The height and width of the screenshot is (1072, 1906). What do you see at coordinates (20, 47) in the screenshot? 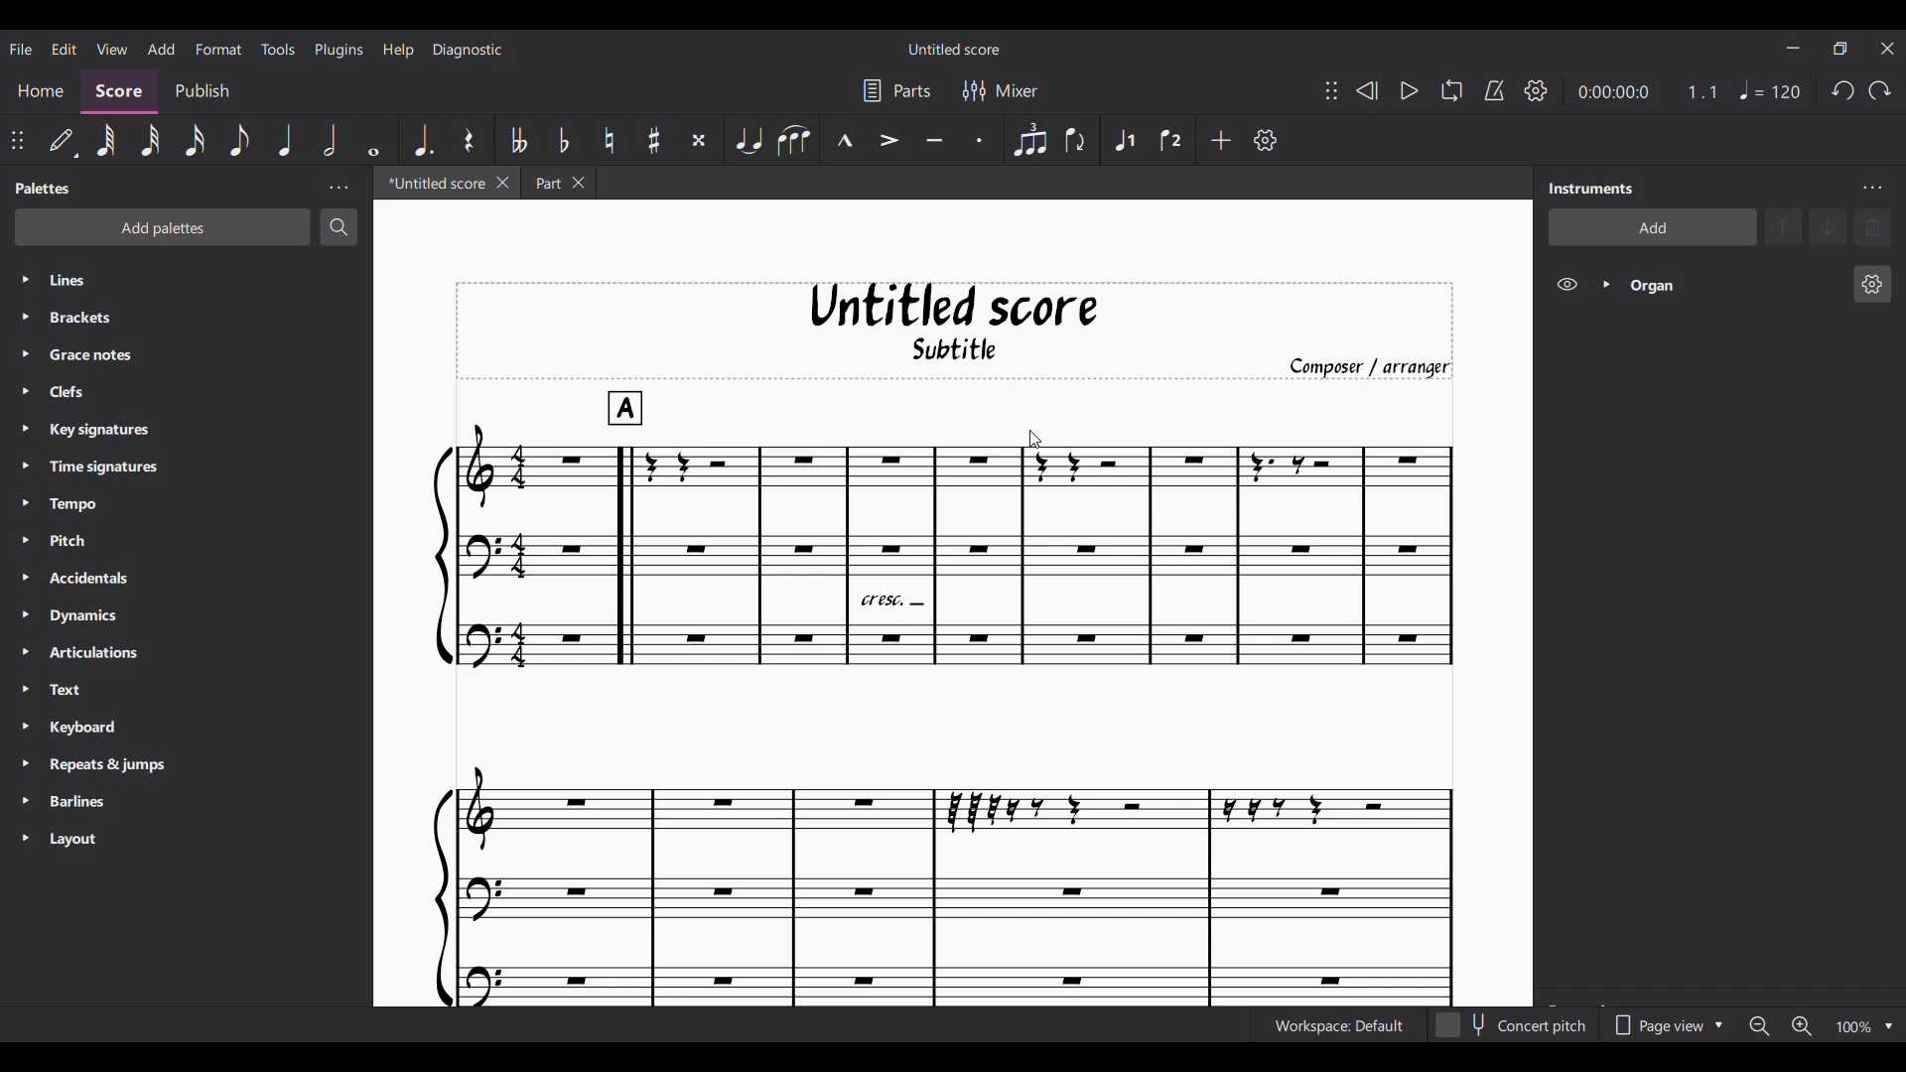
I see `File menu` at bounding box center [20, 47].